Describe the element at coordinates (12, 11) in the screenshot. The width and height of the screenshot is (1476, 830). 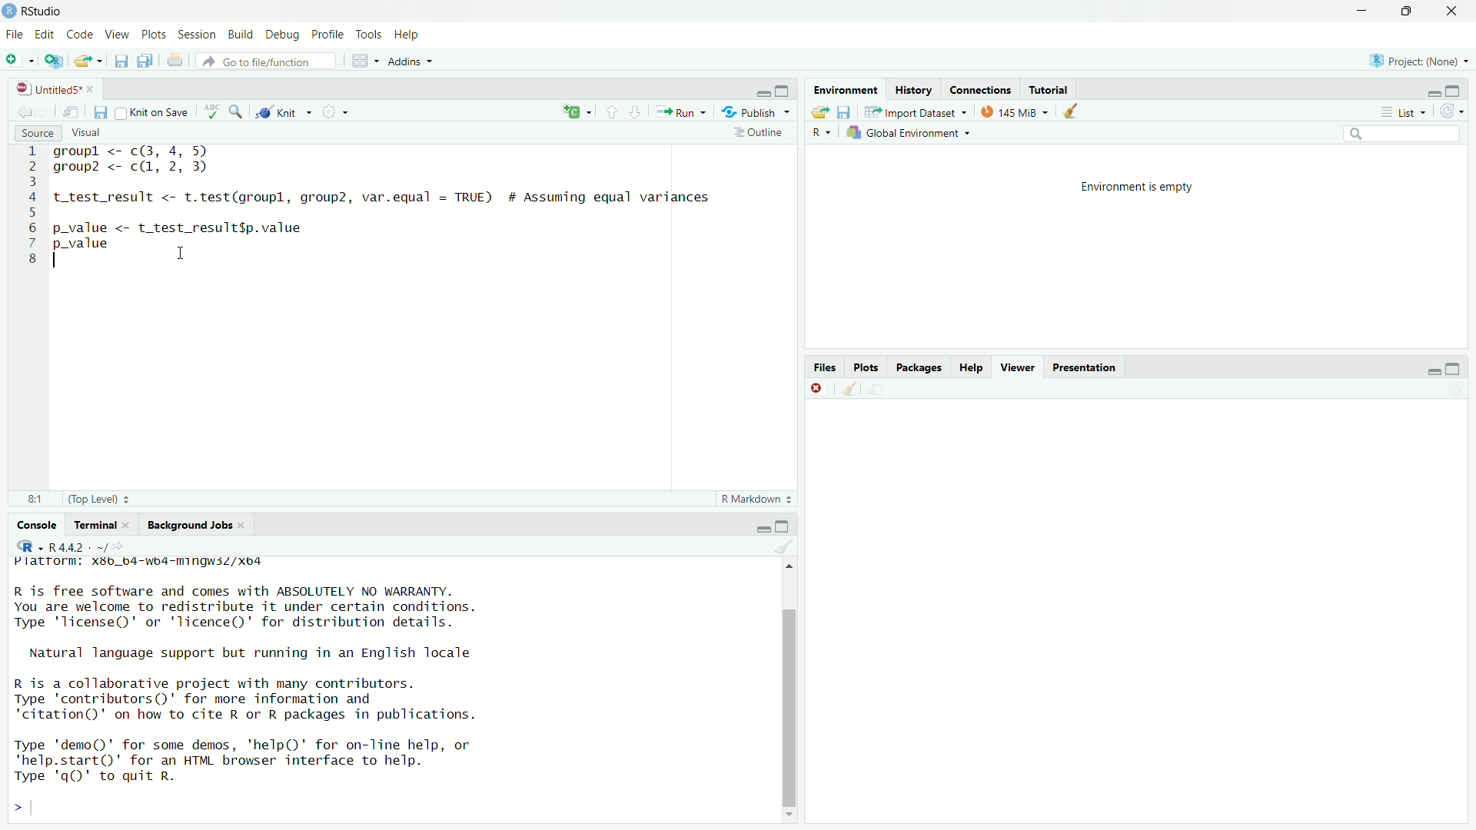
I see `RStudio Logo` at that location.